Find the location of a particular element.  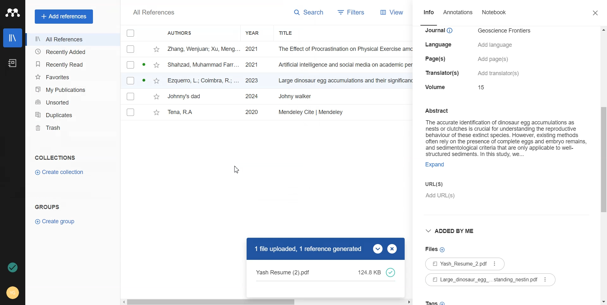

star is located at coordinates (157, 65).